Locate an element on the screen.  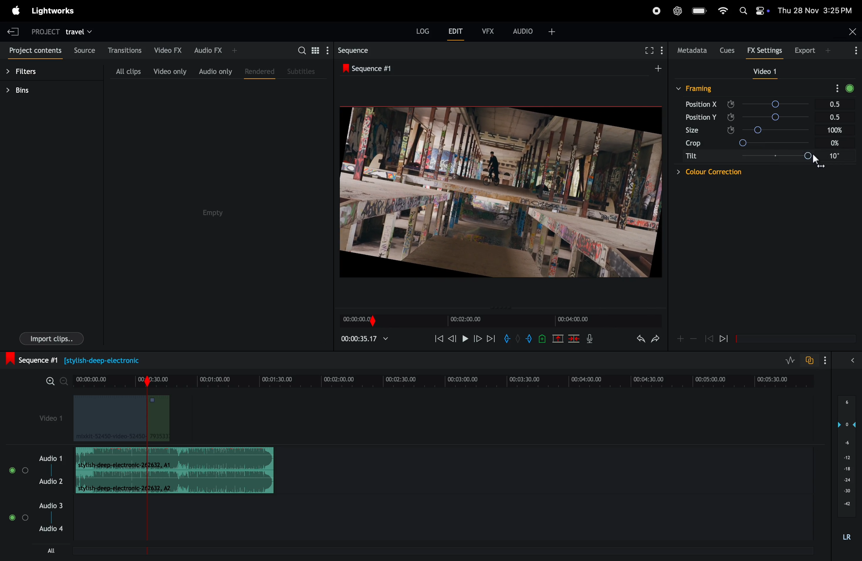
dropdown: Color correction  is located at coordinates (708, 174).